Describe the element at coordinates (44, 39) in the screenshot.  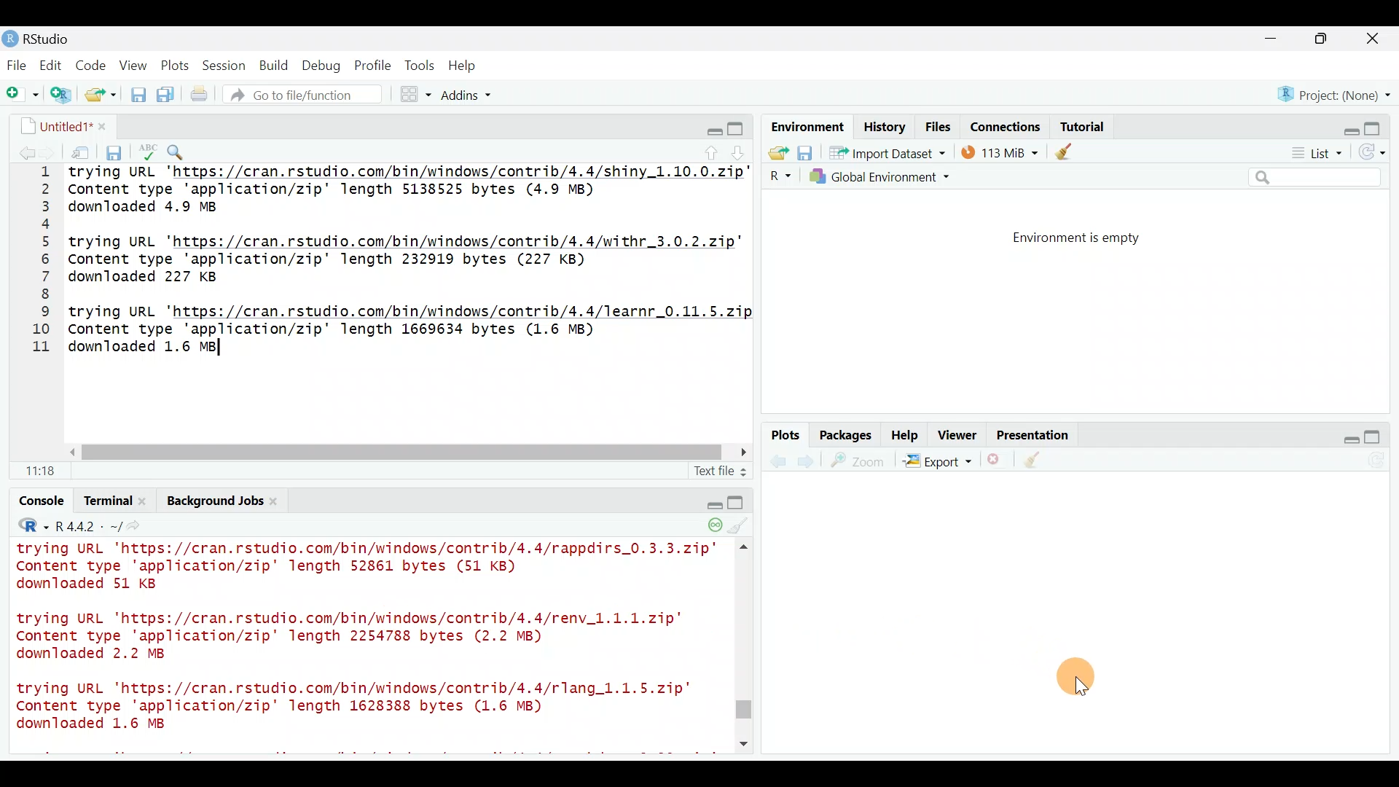
I see `RStudio` at that location.